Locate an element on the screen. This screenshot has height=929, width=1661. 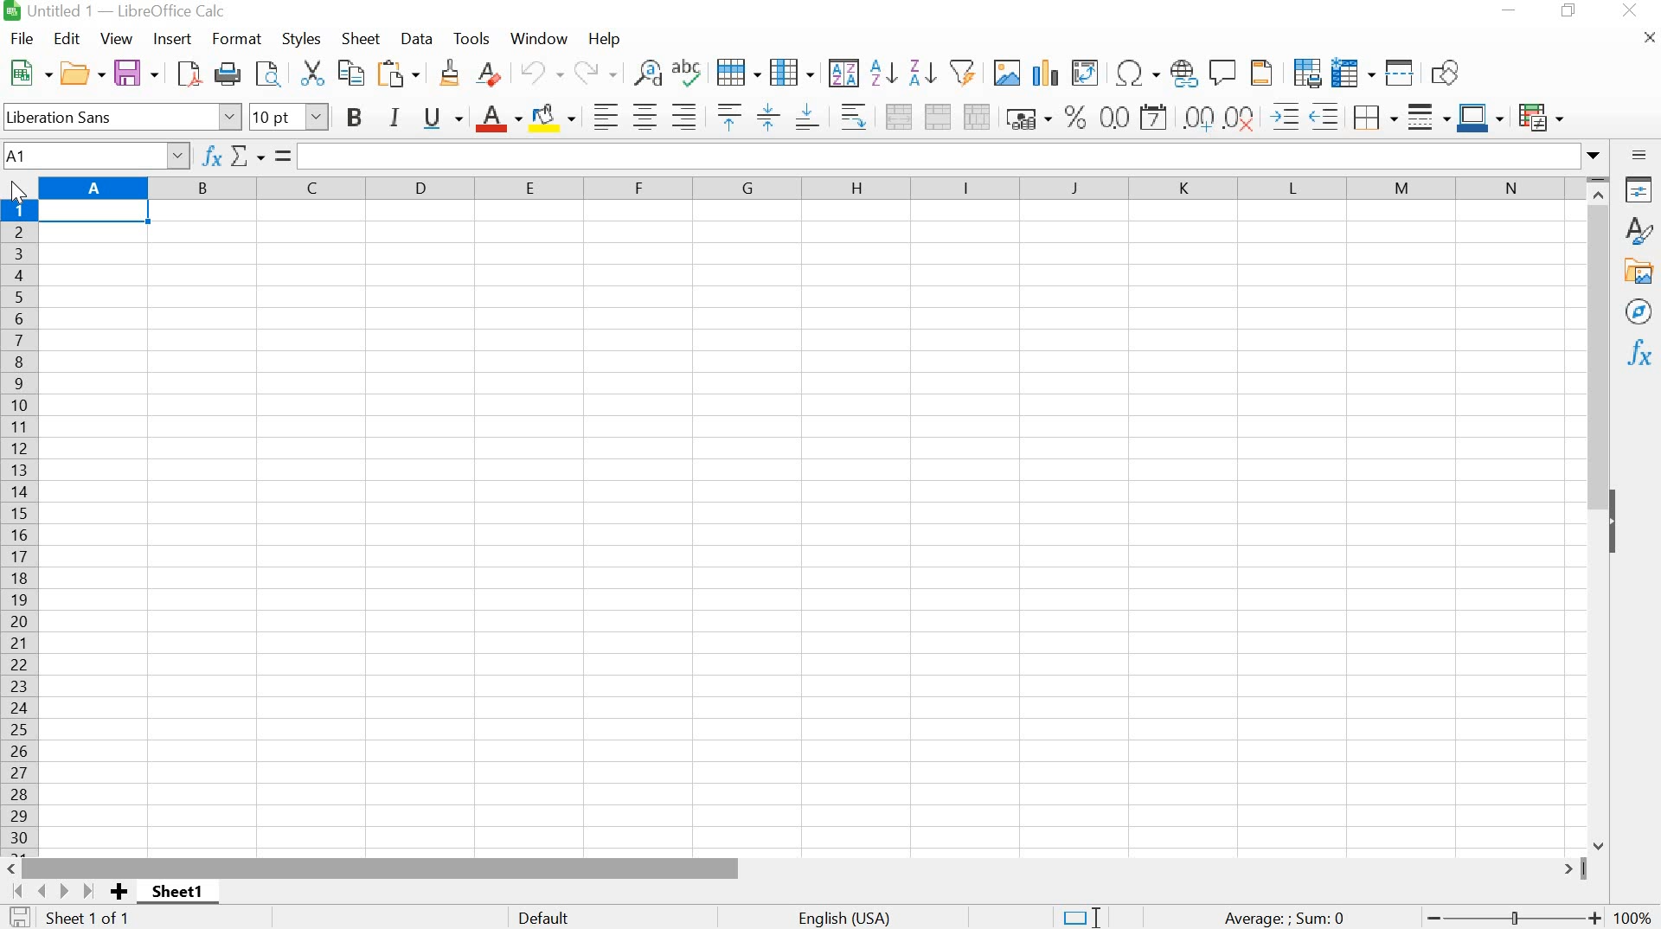
SORT is located at coordinates (842, 75).